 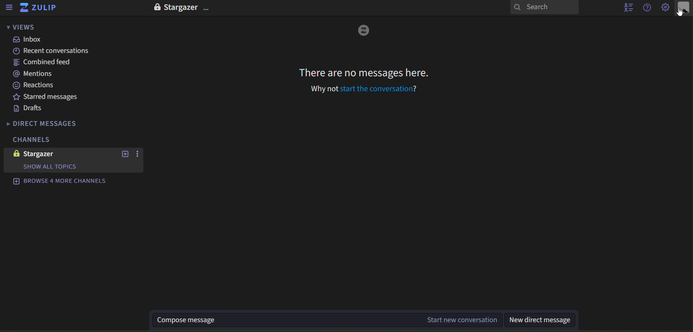 What do you see at coordinates (544, 8) in the screenshot?
I see `search` at bounding box center [544, 8].